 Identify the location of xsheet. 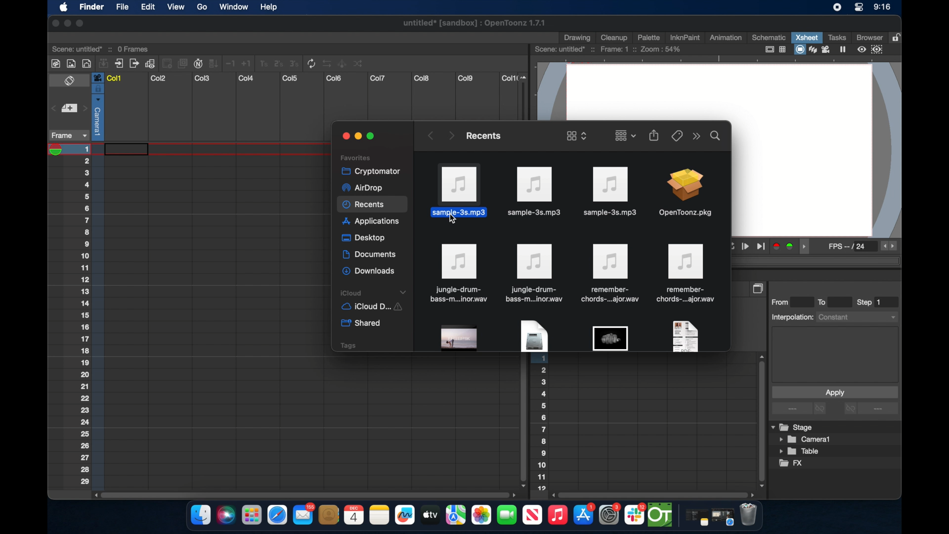
(807, 37).